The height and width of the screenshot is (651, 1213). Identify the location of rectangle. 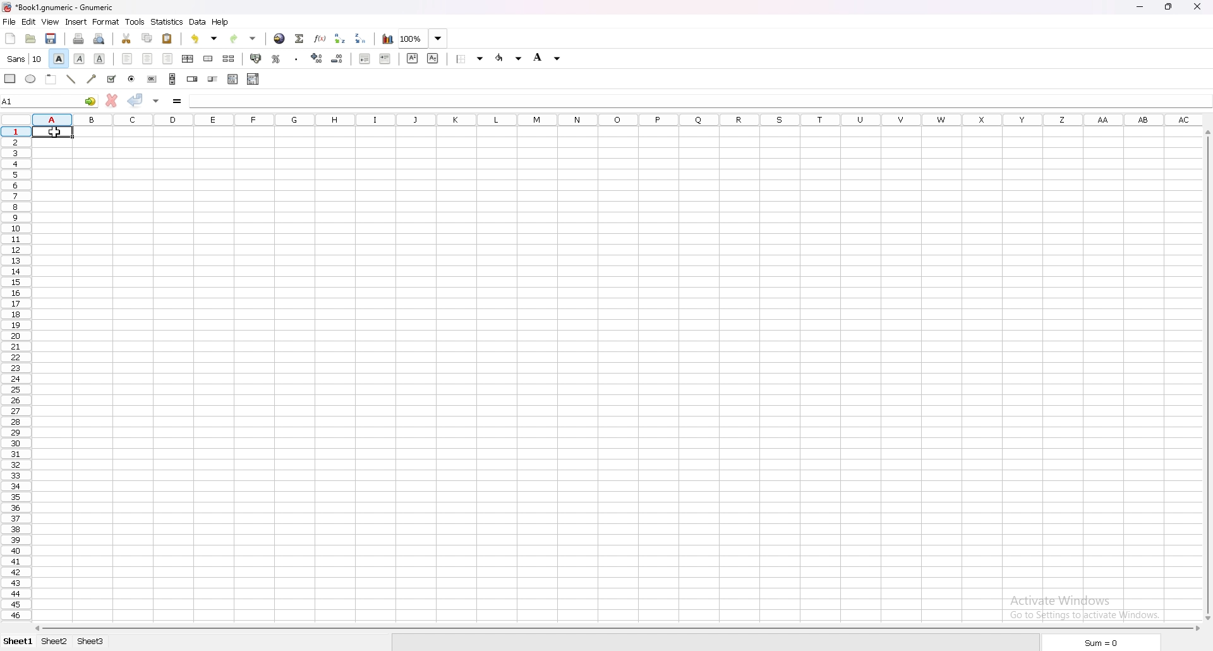
(10, 79).